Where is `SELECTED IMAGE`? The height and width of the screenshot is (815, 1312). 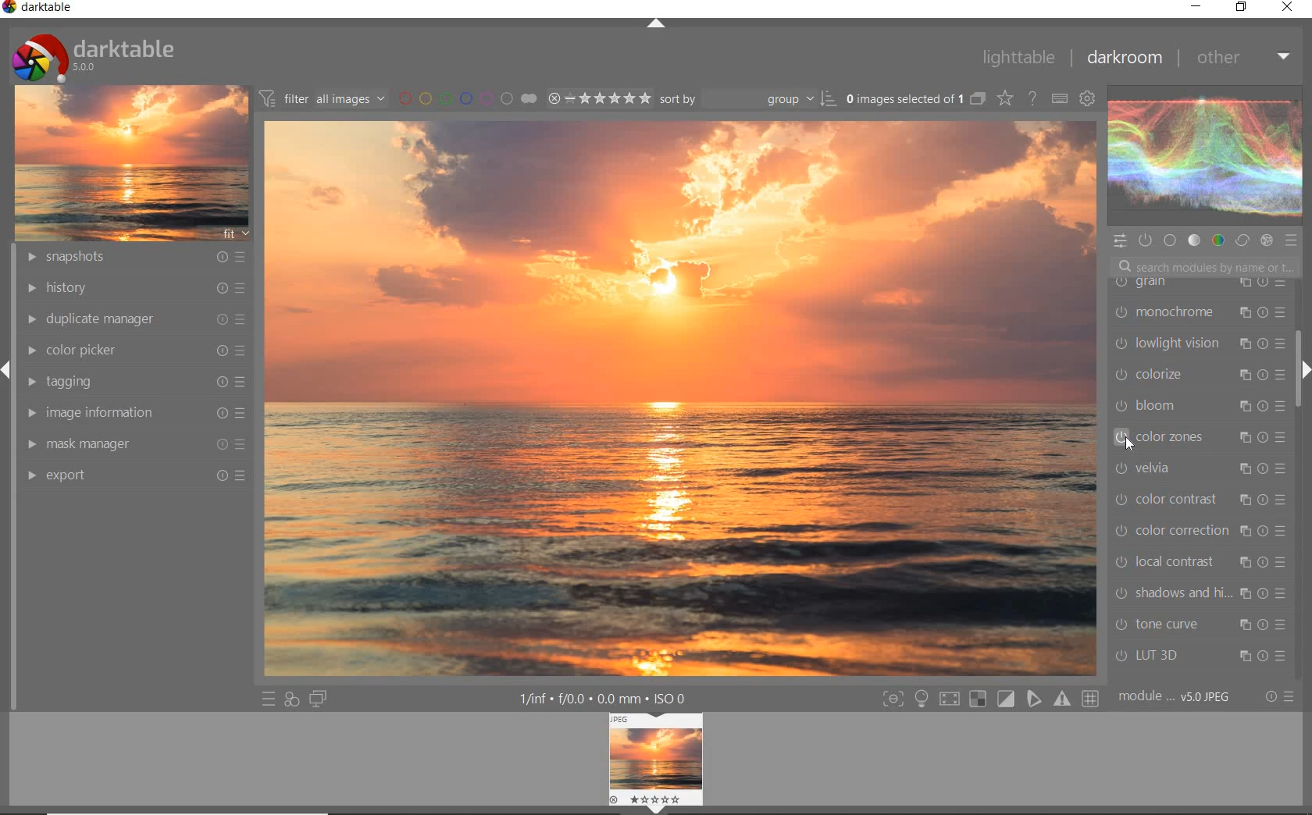 SELECTED IMAGE is located at coordinates (681, 399).